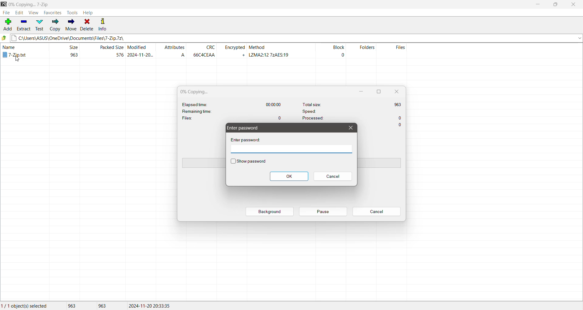 The width and height of the screenshot is (583, 310). Describe the element at coordinates (244, 128) in the screenshot. I see `Enter password` at that location.